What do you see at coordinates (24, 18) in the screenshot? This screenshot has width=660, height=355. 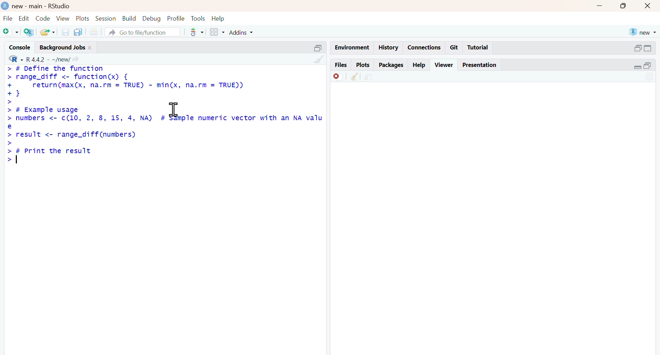 I see `edit` at bounding box center [24, 18].